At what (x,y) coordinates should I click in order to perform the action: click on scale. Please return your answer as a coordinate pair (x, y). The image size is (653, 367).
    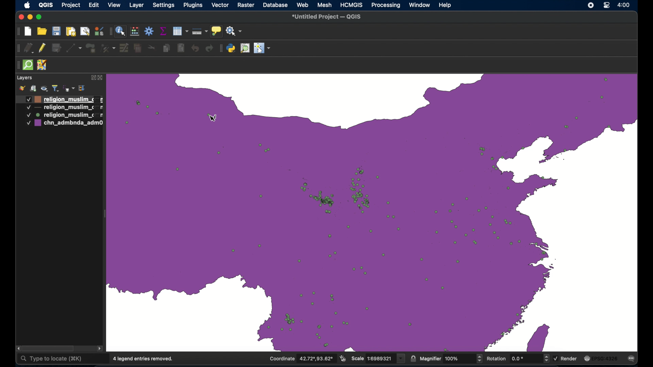
    Looking at the image, I should click on (379, 358).